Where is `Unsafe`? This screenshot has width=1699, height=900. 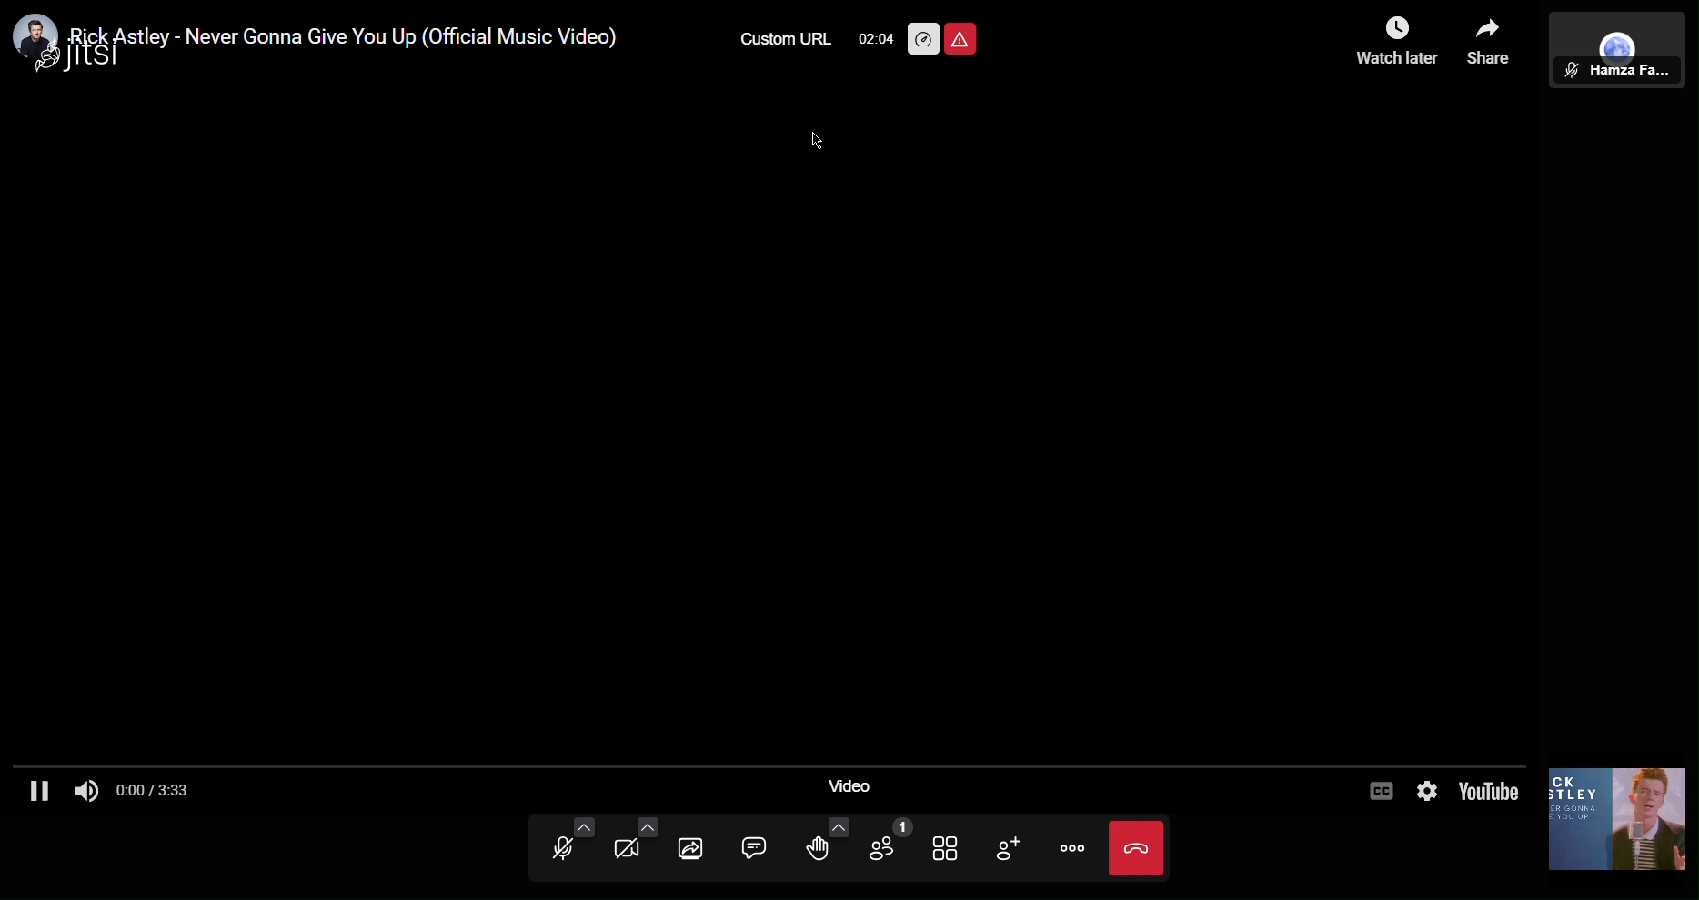
Unsafe is located at coordinates (960, 38).